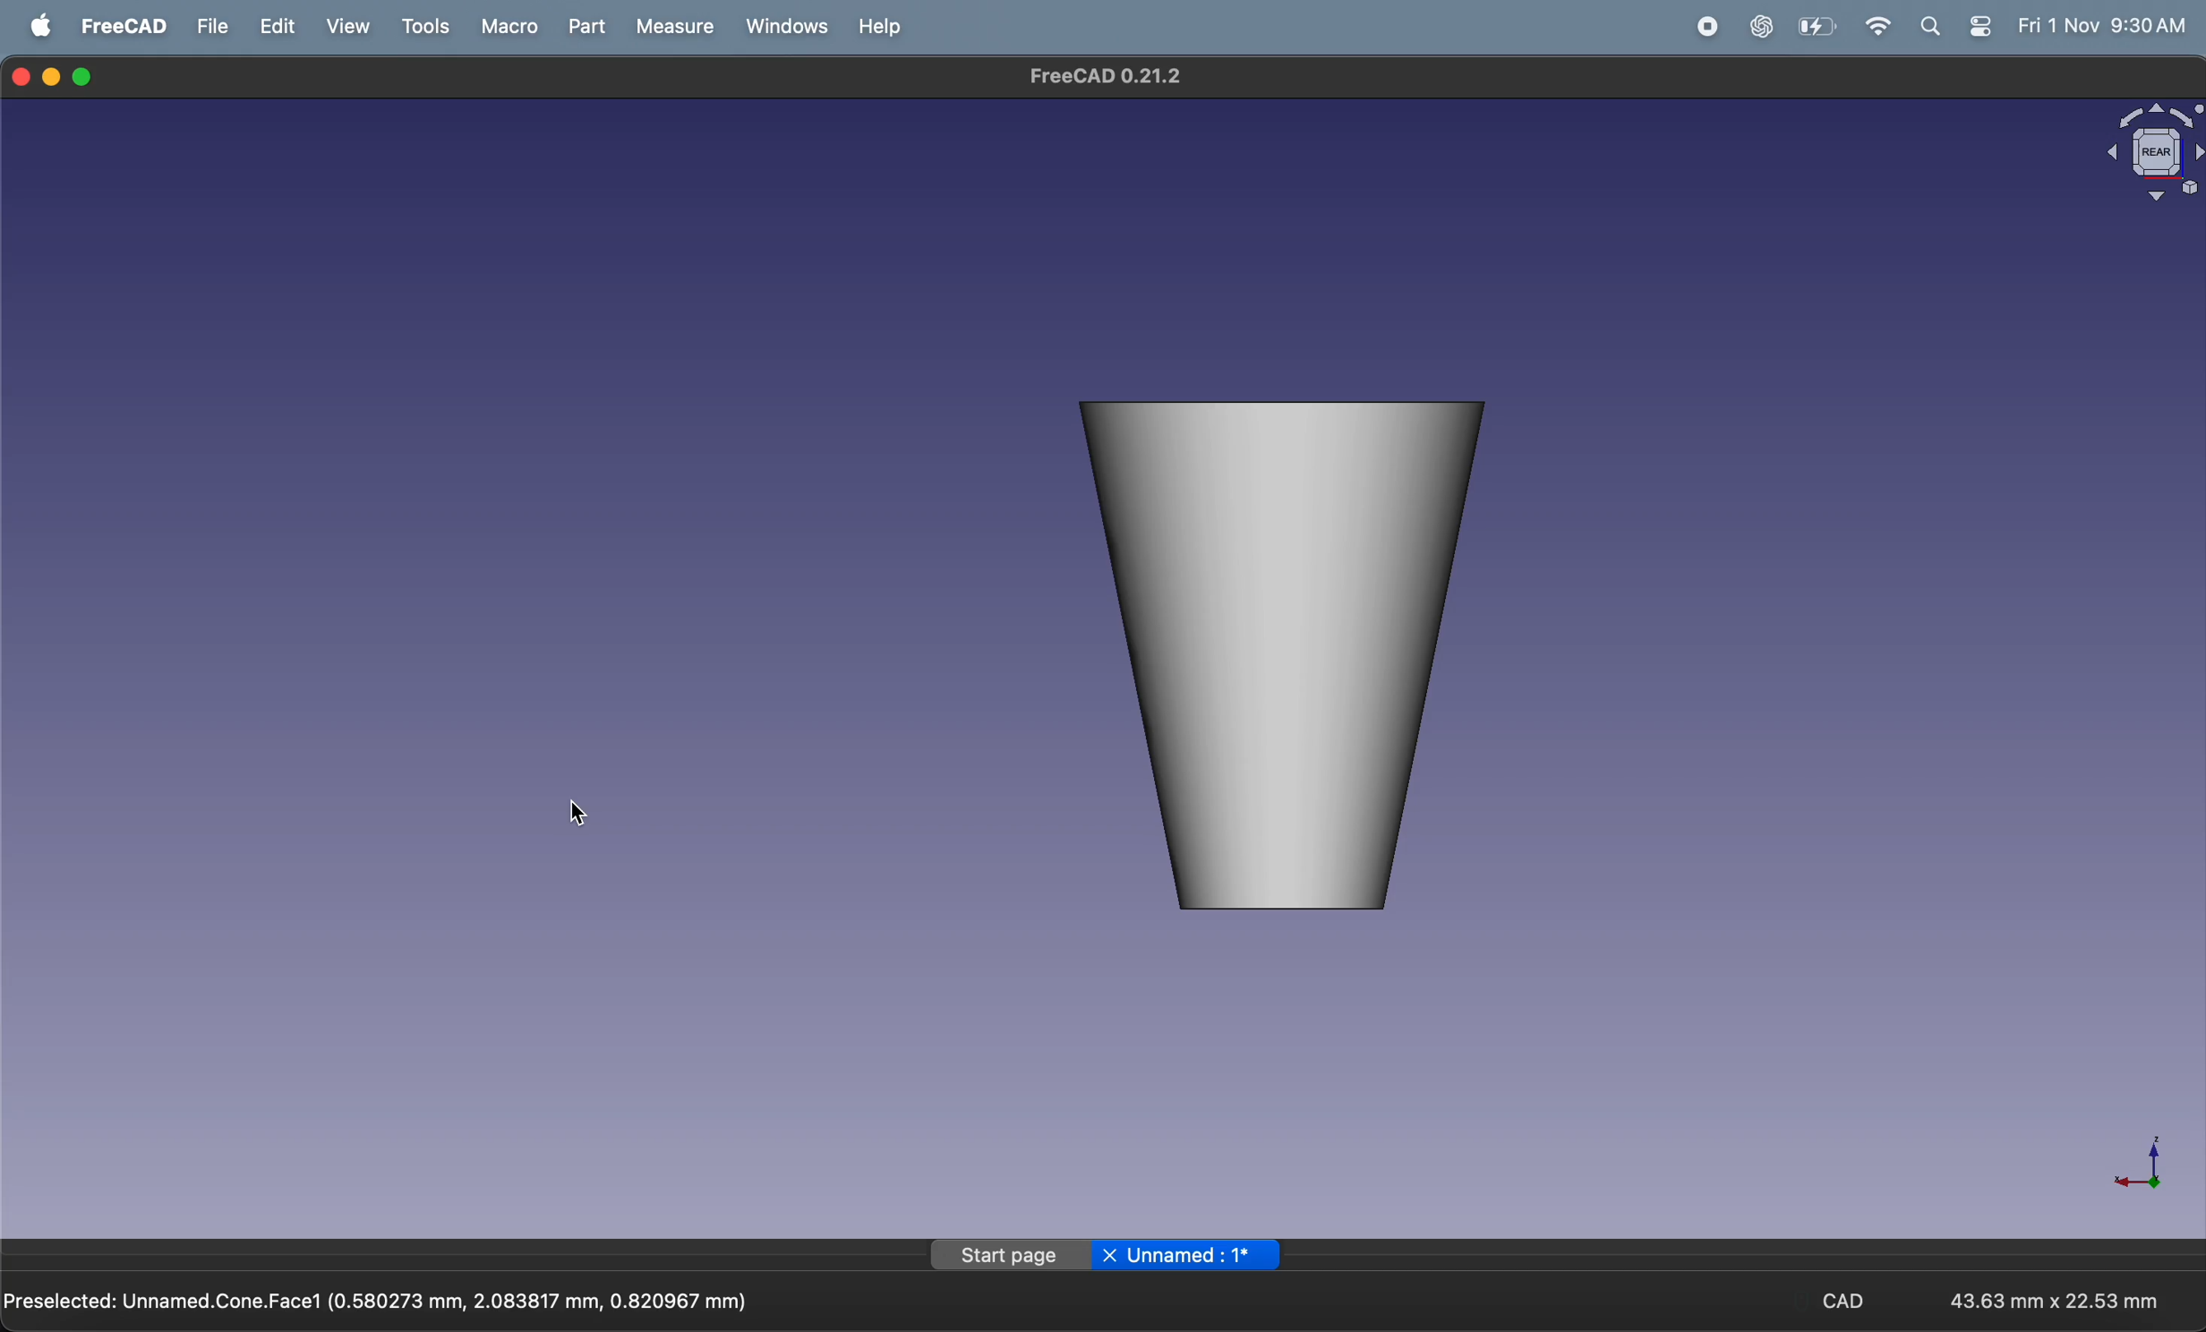  I want to click on FreeCAD, so click(124, 25).